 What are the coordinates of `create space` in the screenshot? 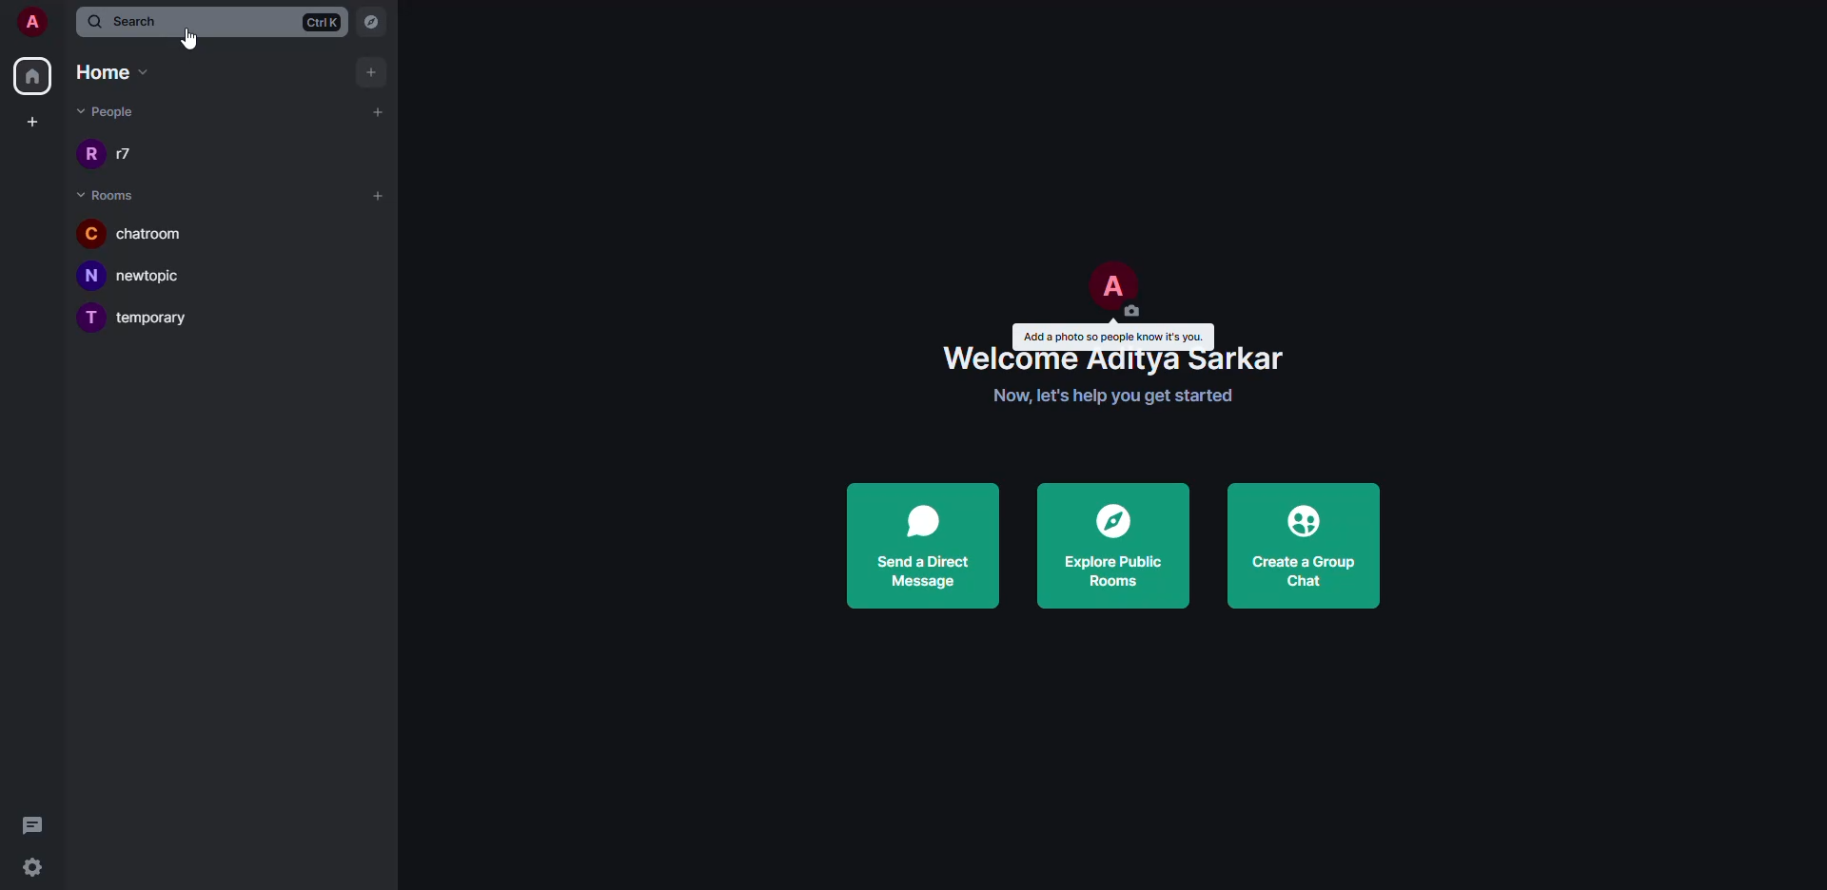 It's located at (29, 121).